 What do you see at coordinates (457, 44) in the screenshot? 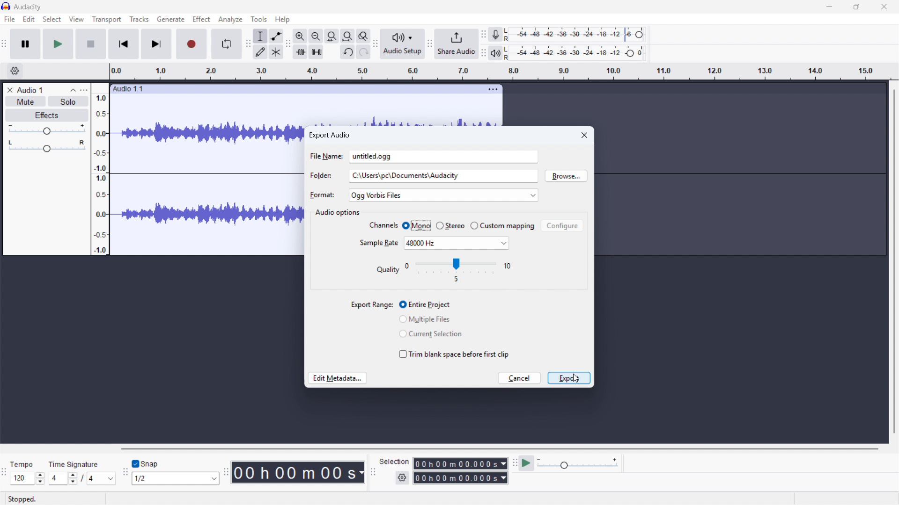
I see `Share audio ` at bounding box center [457, 44].